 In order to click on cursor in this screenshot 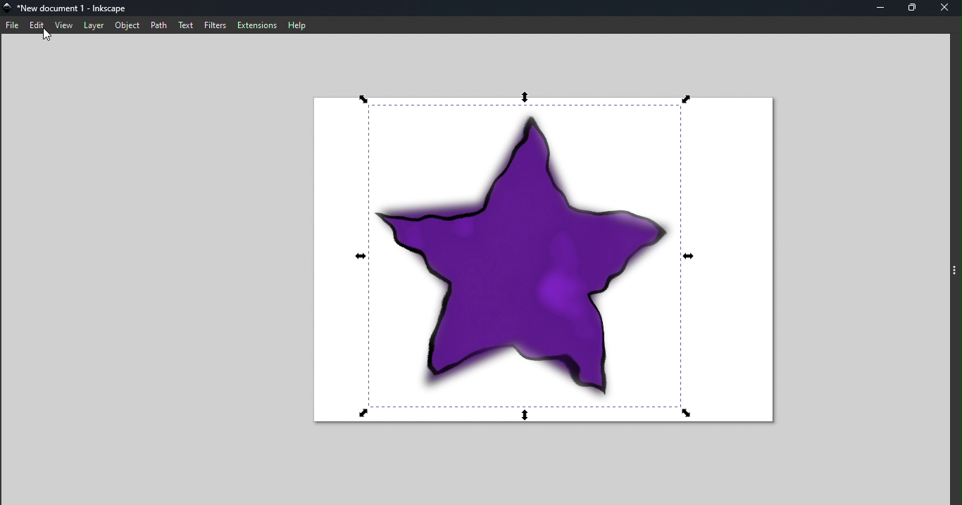, I will do `click(47, 36)`.